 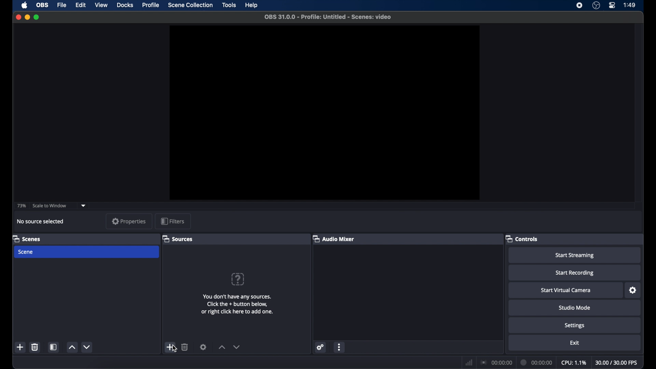 What do you see at coordinates (84, 206) in the screenshot?
I see `dropdown` at bounding box center [84, 206].